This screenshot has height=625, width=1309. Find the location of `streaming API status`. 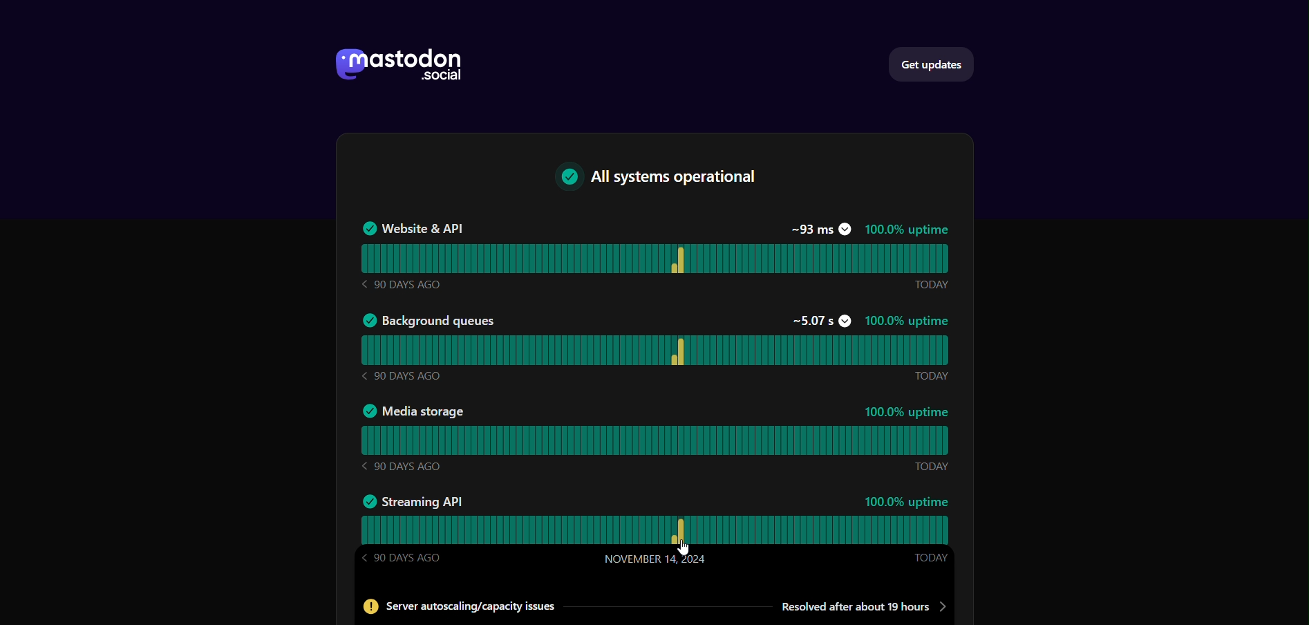

streaming API status is located at coordinates (656, 531).